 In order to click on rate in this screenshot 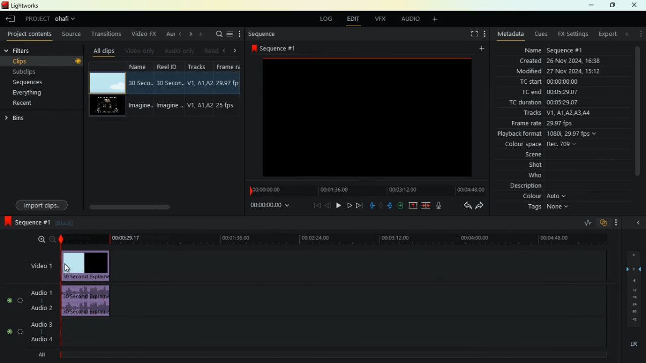, I will do `click(587, 223)`.